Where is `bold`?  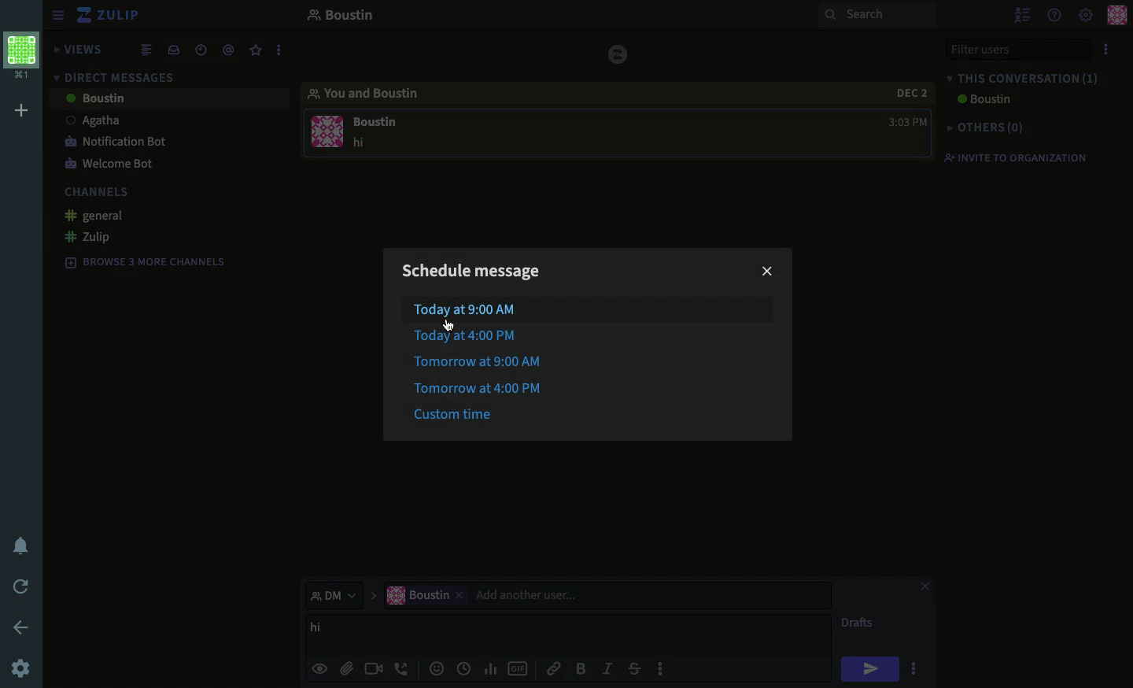
bold is located at coordinates (582, 668).